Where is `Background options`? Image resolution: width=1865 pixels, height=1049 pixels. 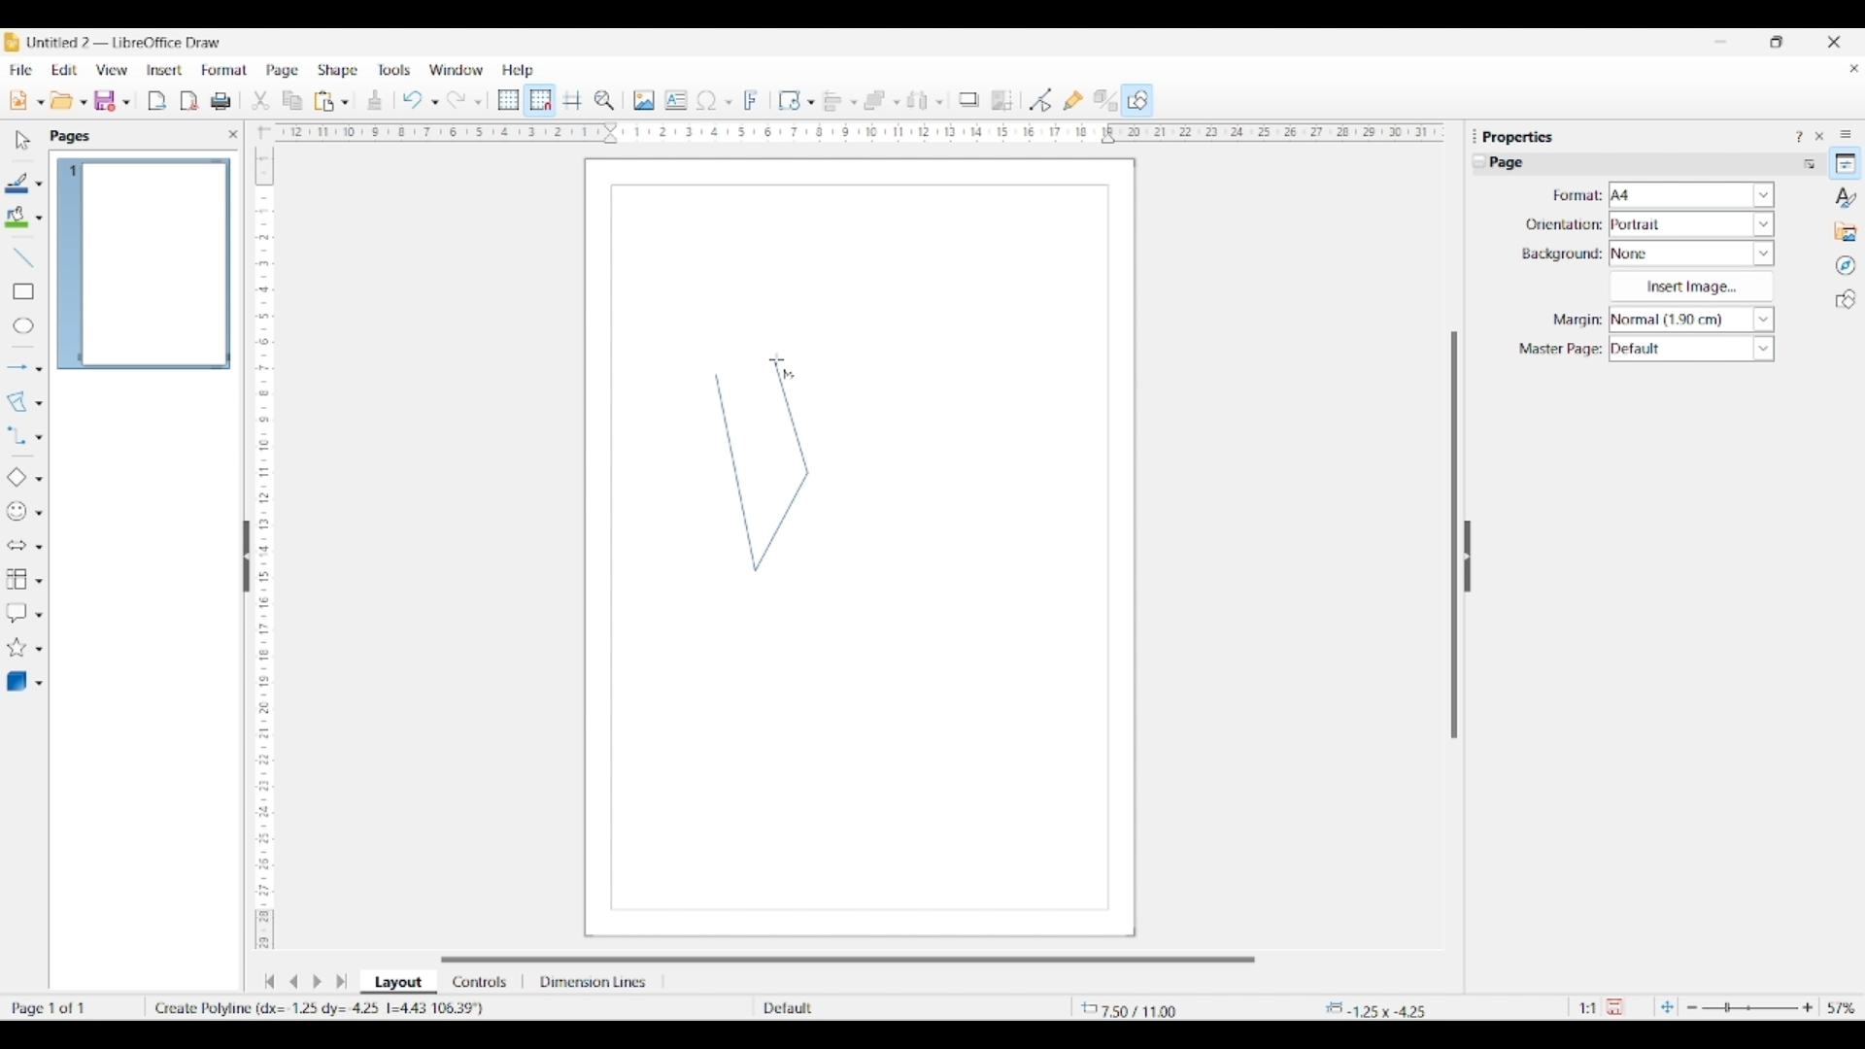
Background options is located at coordinates (1692, 254).